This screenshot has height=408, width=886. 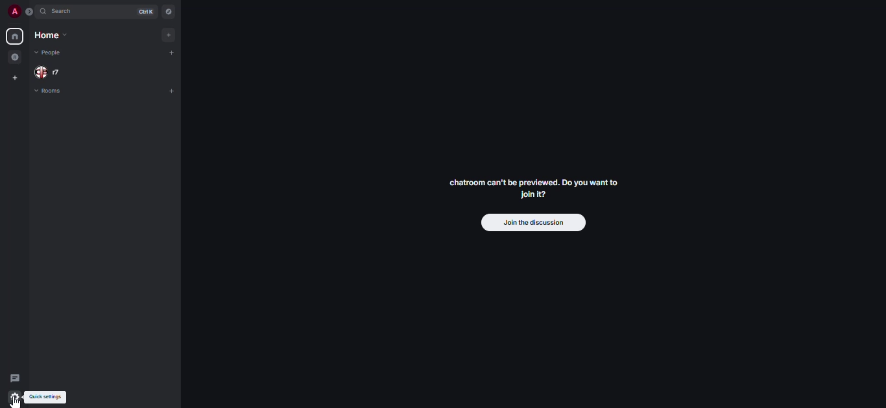 I want to click on home, so click(x=14, y=36).